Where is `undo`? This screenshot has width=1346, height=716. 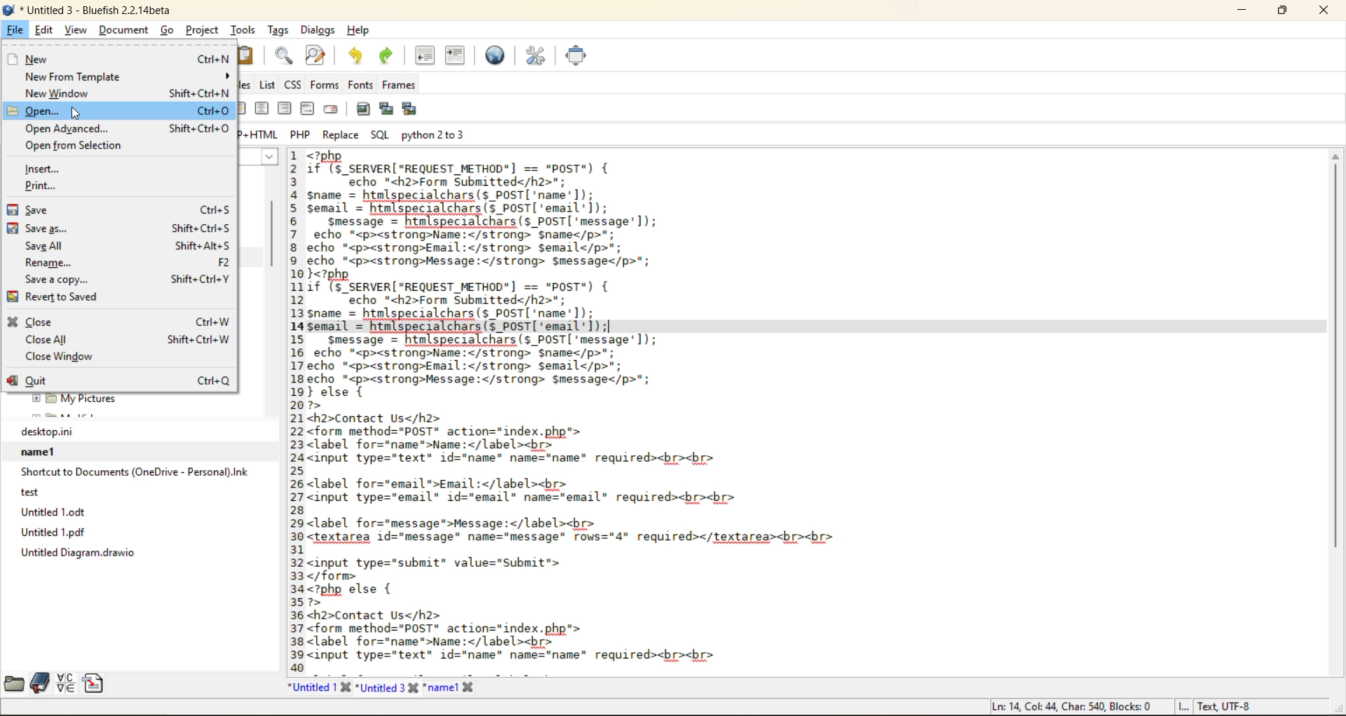
undo is located at coordinates (354, 55).